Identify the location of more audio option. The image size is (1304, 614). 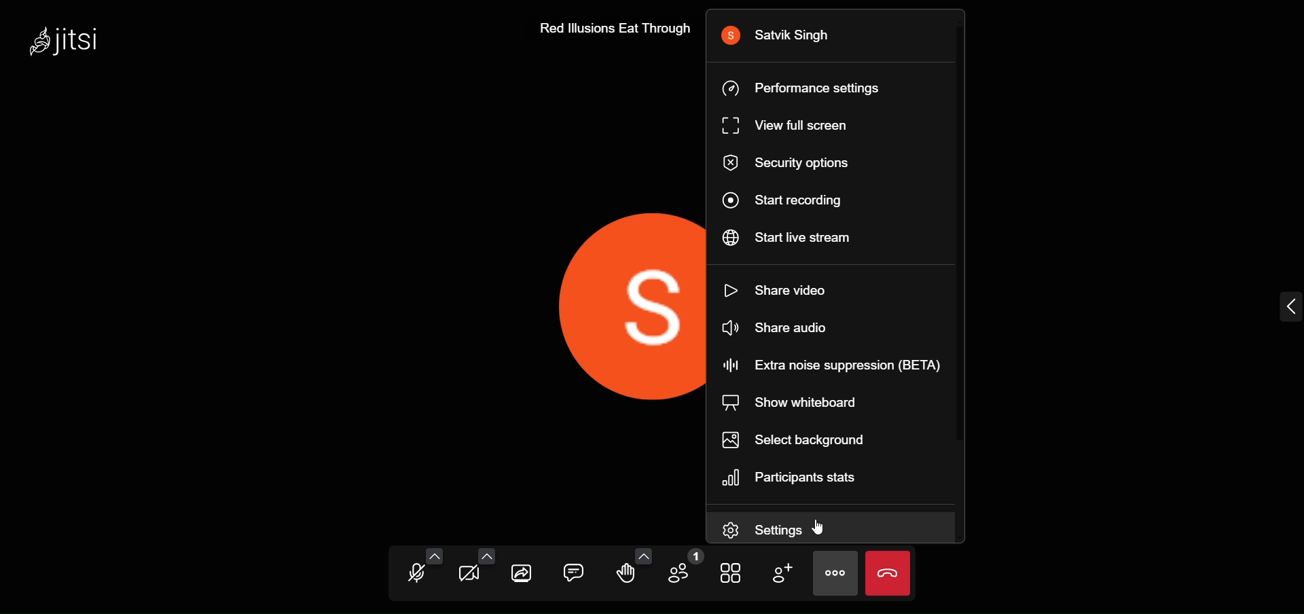
(437, 556).